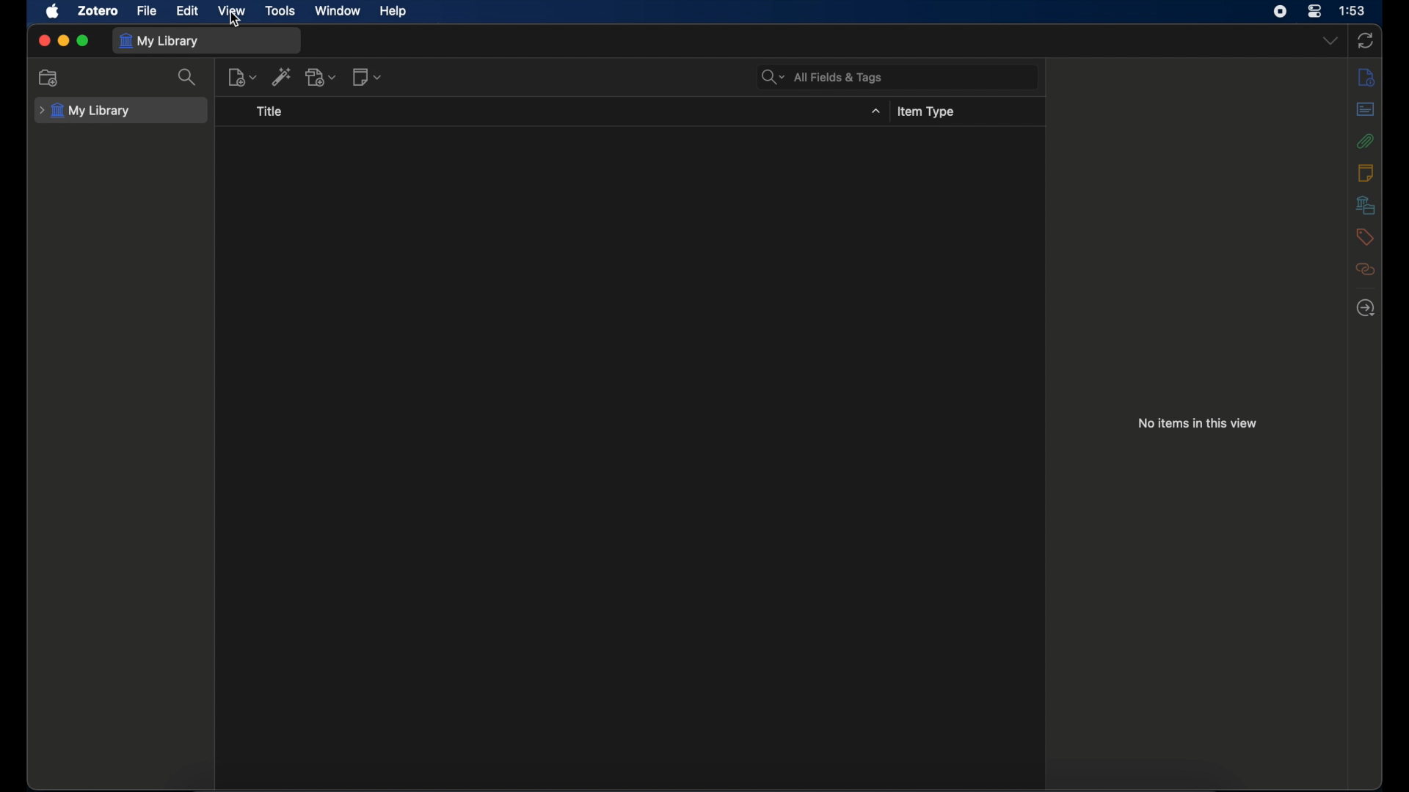  What do you see at coordinates (1366, 205) in the screenshot?
I see `libraries` at bounding box center [1366, 205].